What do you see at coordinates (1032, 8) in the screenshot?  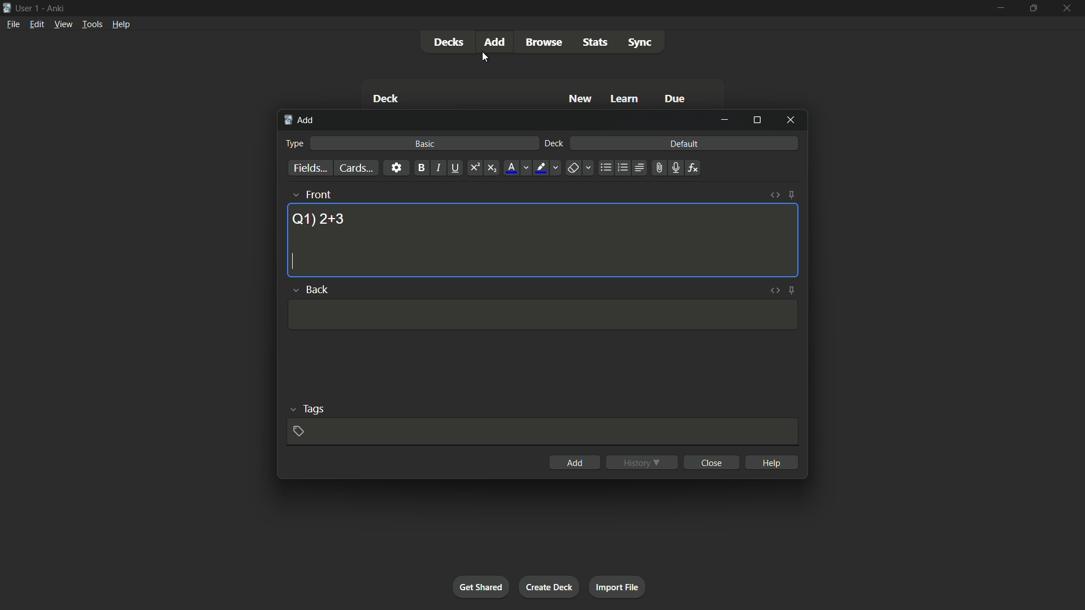 I see `maximize` at bounding box center [1032, 8].